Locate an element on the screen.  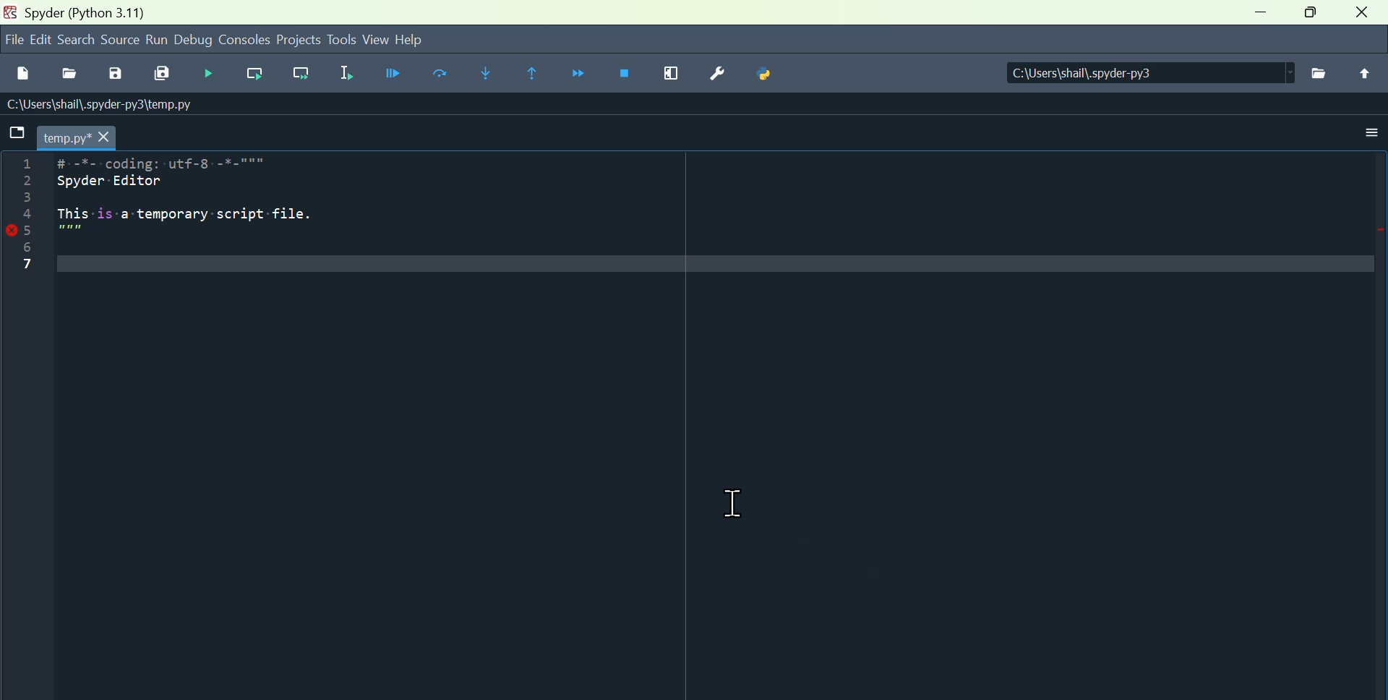
temp.py*  is located at coordinates (77, 138).